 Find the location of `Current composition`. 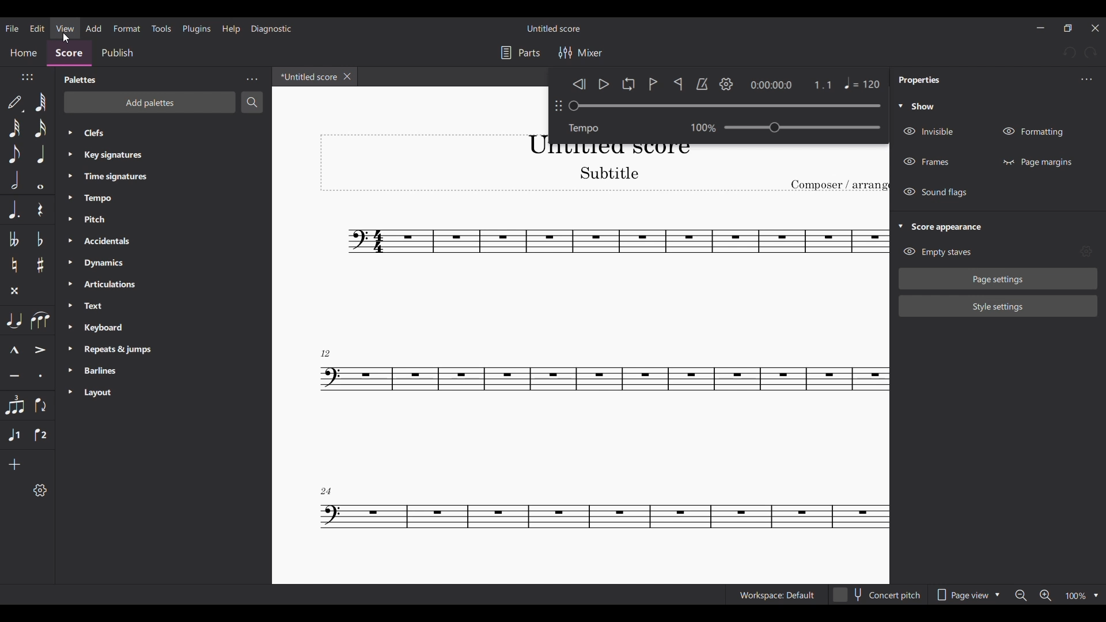

Current composition is located at coordinates (604, 382).